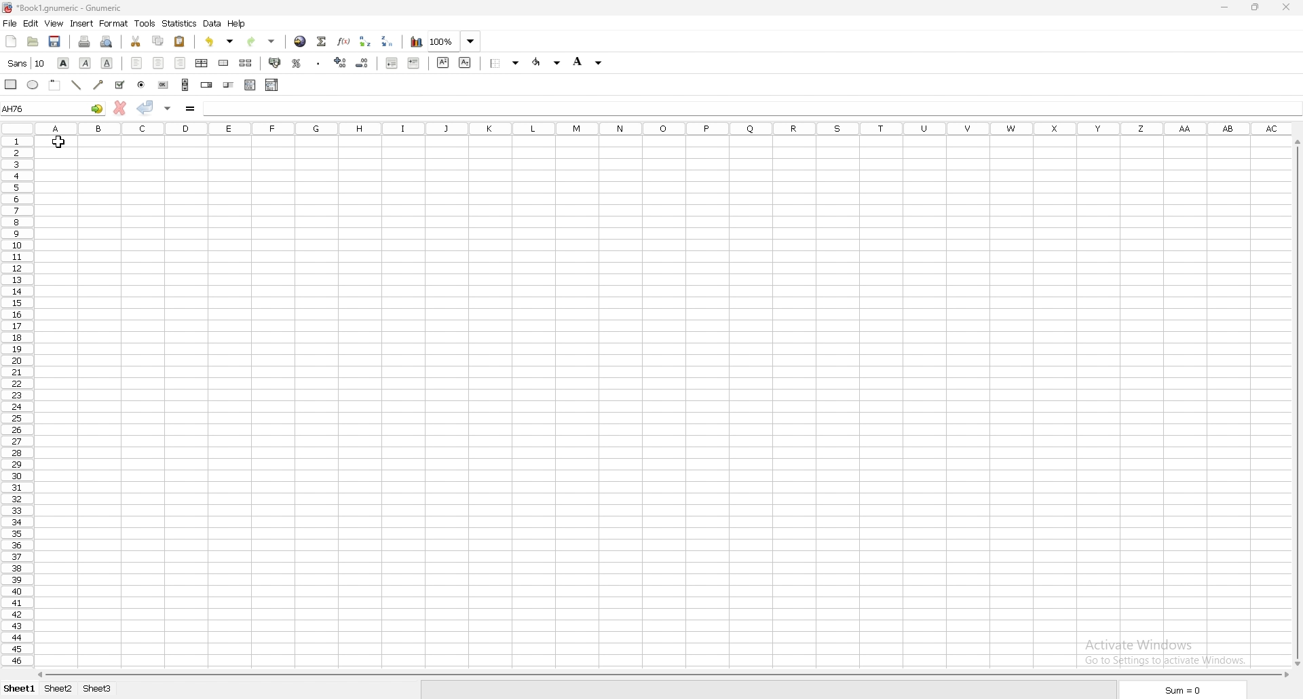  What do you see at coordinates (32, 22) in the screenshot?
I see `edit` at bounding box center [32, 22].